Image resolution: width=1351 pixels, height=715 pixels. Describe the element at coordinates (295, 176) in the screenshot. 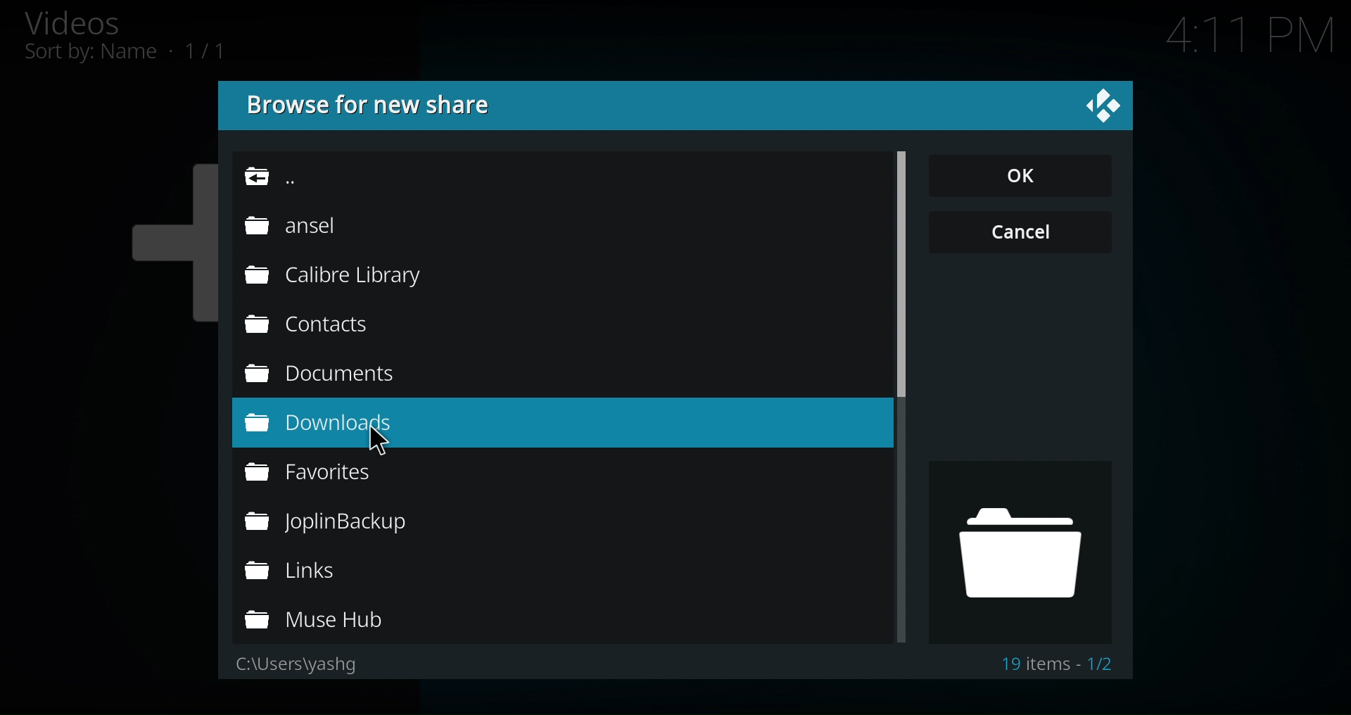

I see `Go back` at that location.